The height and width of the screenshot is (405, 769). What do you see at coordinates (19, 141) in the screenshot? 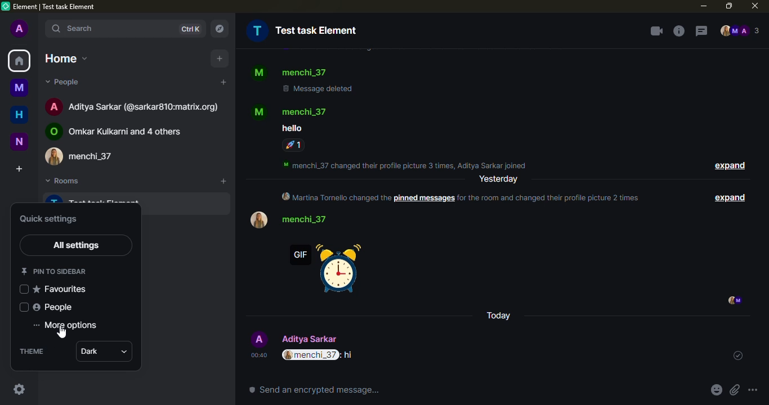
I see `new` at bounding box center [19, 141].